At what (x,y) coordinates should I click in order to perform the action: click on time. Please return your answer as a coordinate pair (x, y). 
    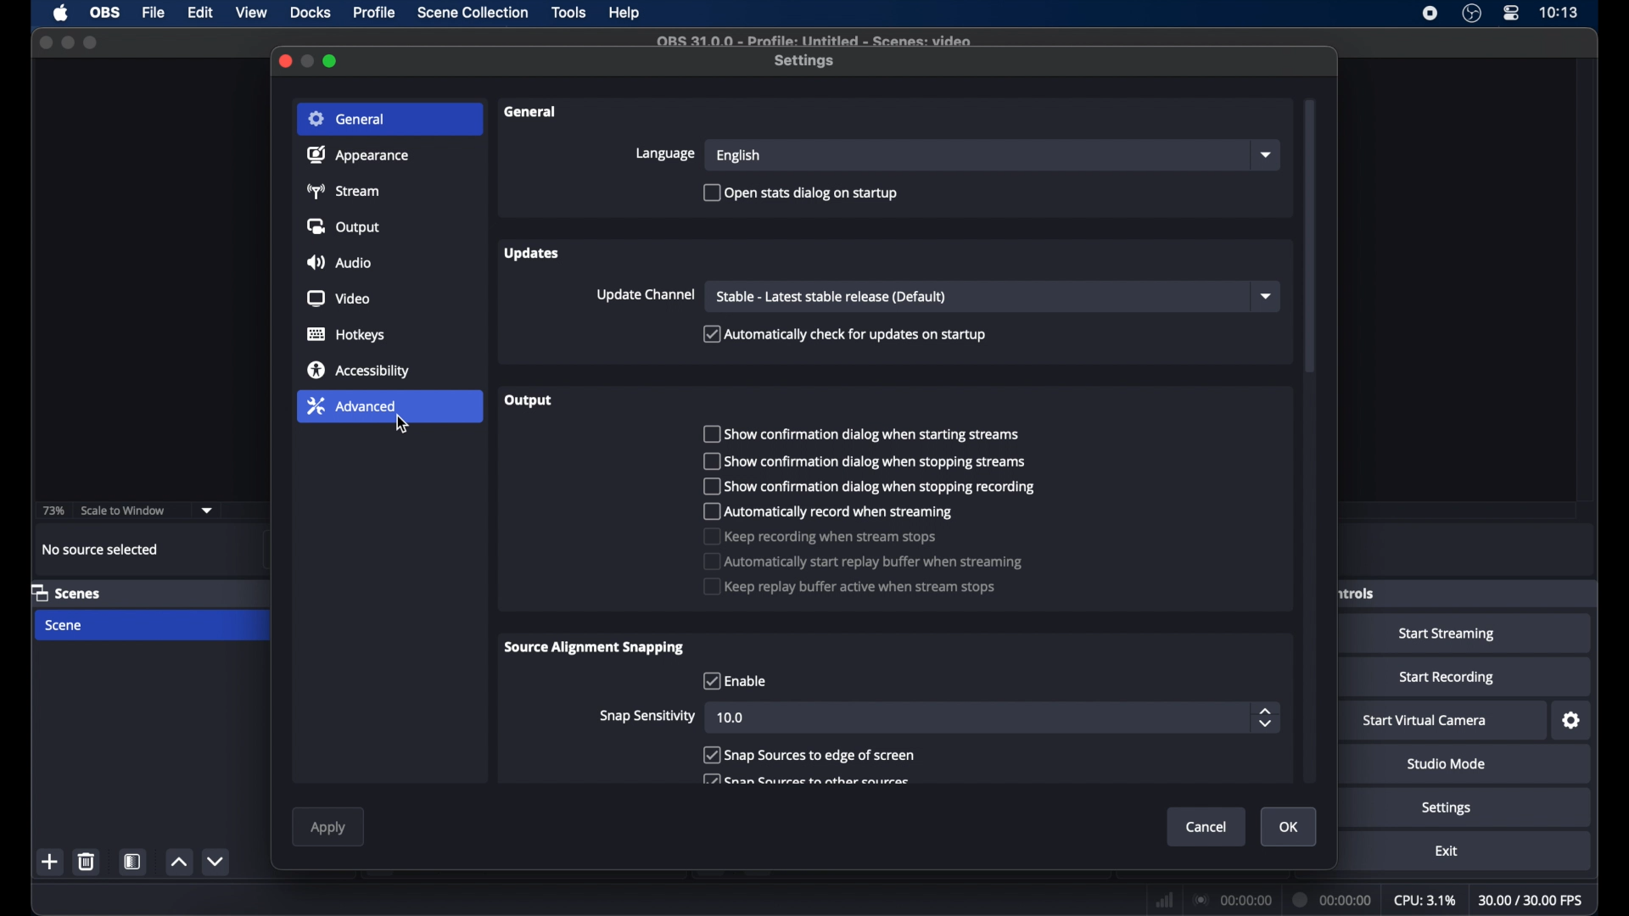
    Looking at the image, I should click on (1559, 13).